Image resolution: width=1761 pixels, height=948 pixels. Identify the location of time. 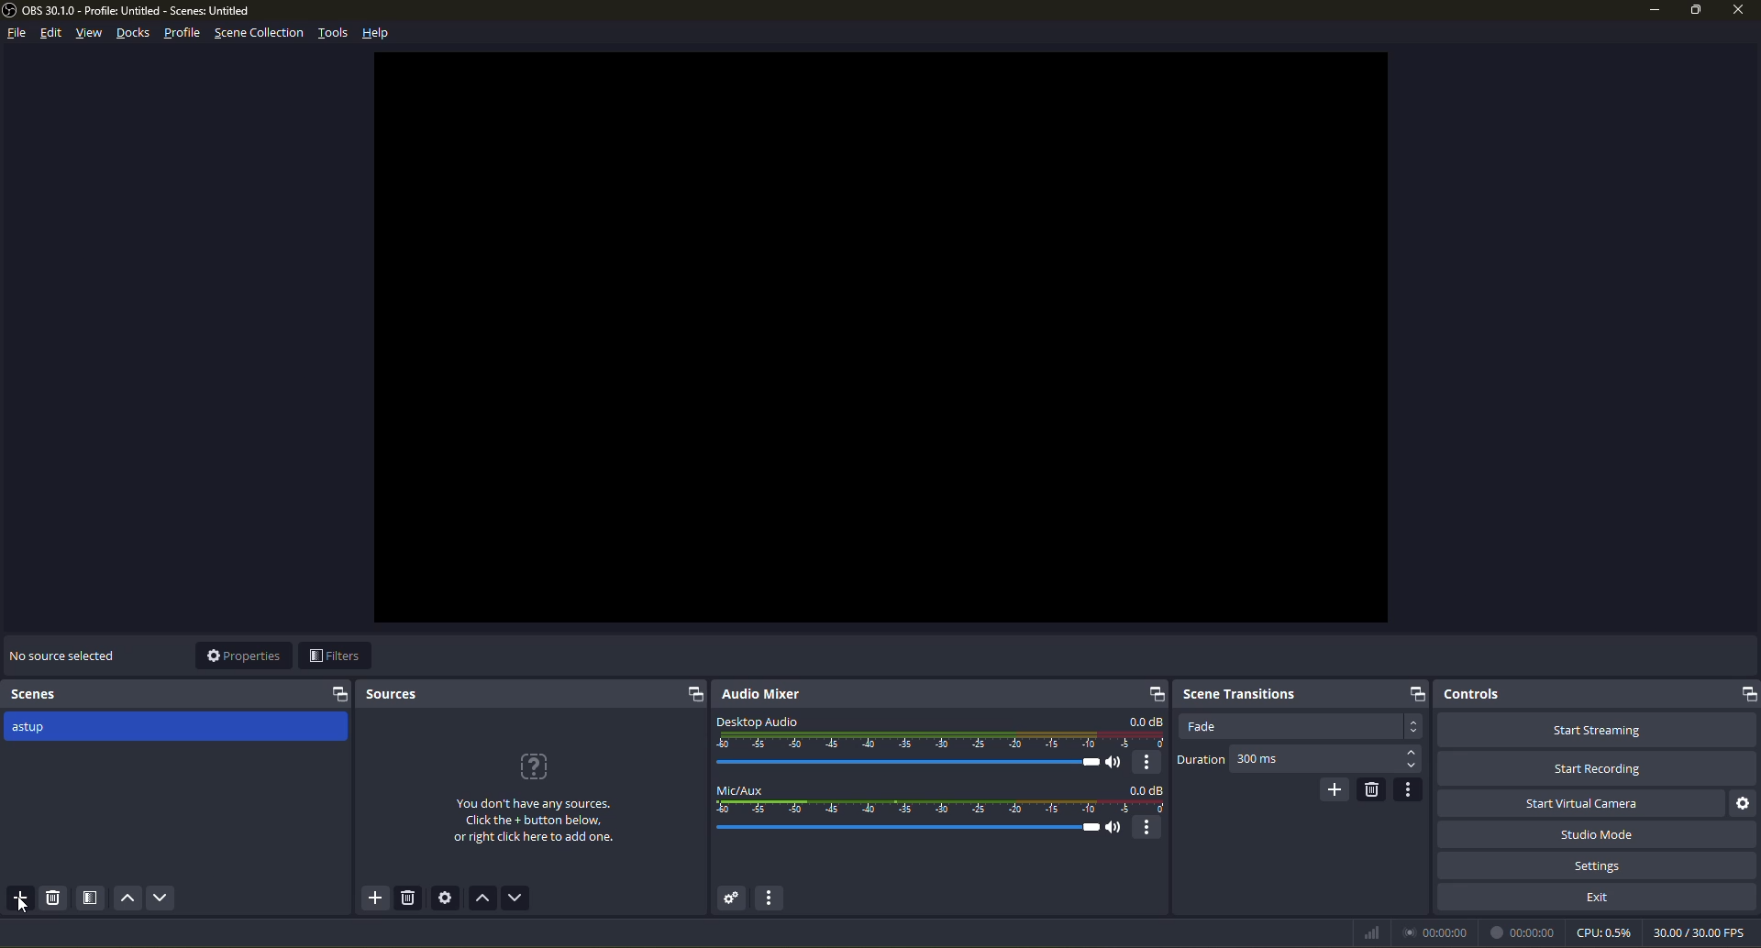
(1434, 931).